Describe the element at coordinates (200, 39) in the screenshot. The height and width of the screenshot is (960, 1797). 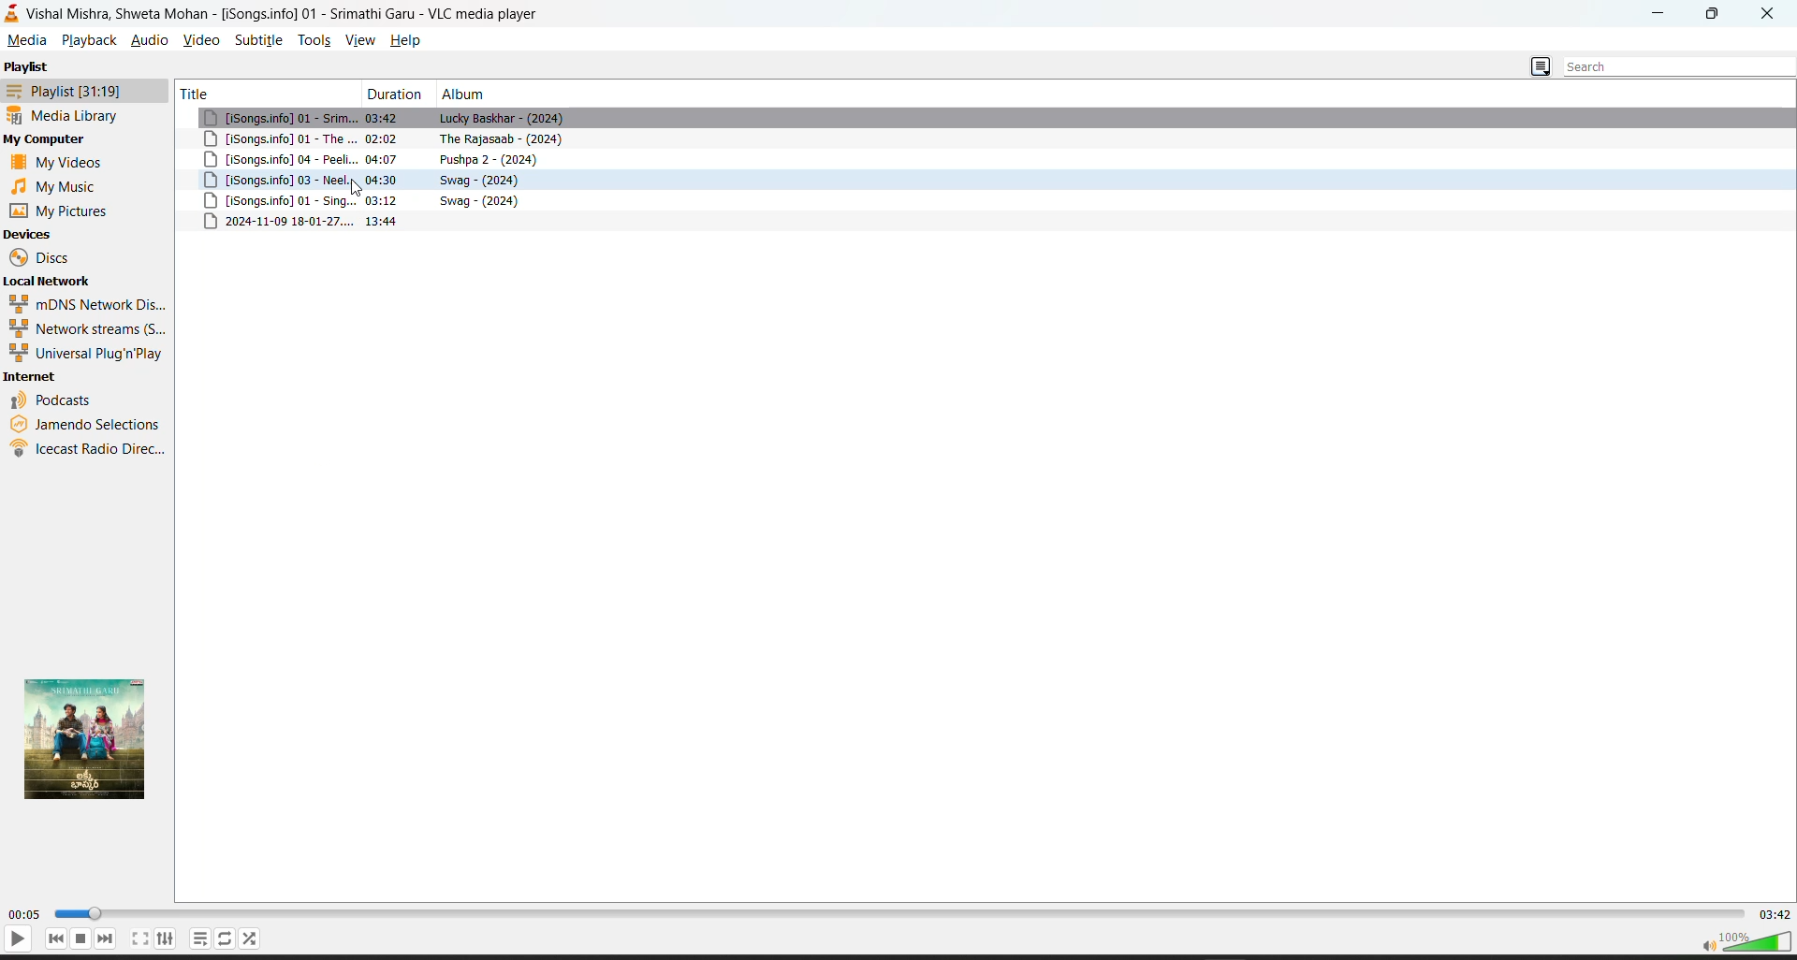
I see `video` at that location.